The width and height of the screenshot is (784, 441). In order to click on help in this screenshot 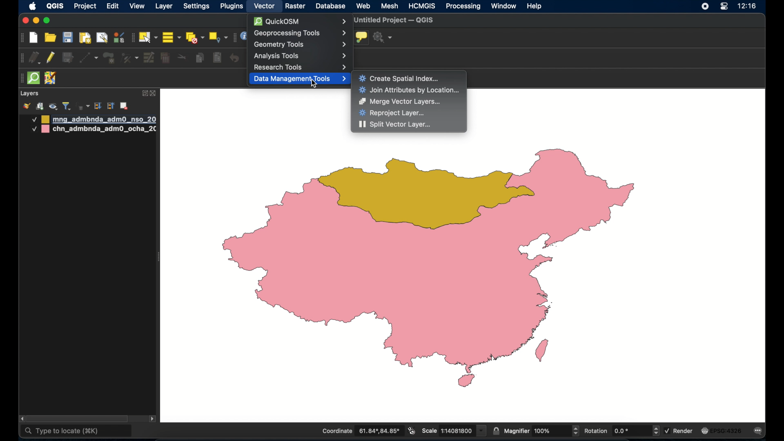, I will do `click(535, 6)`.